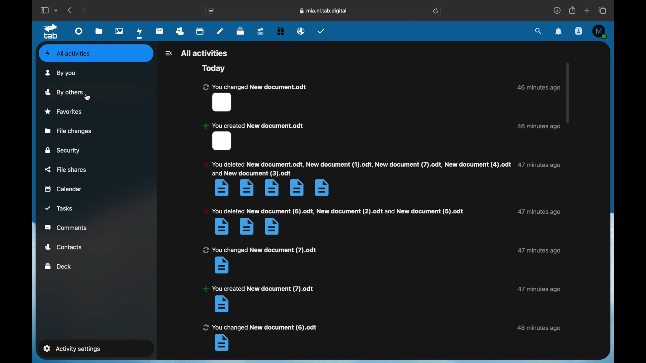  I want to click on all activities, so click(68, 53).